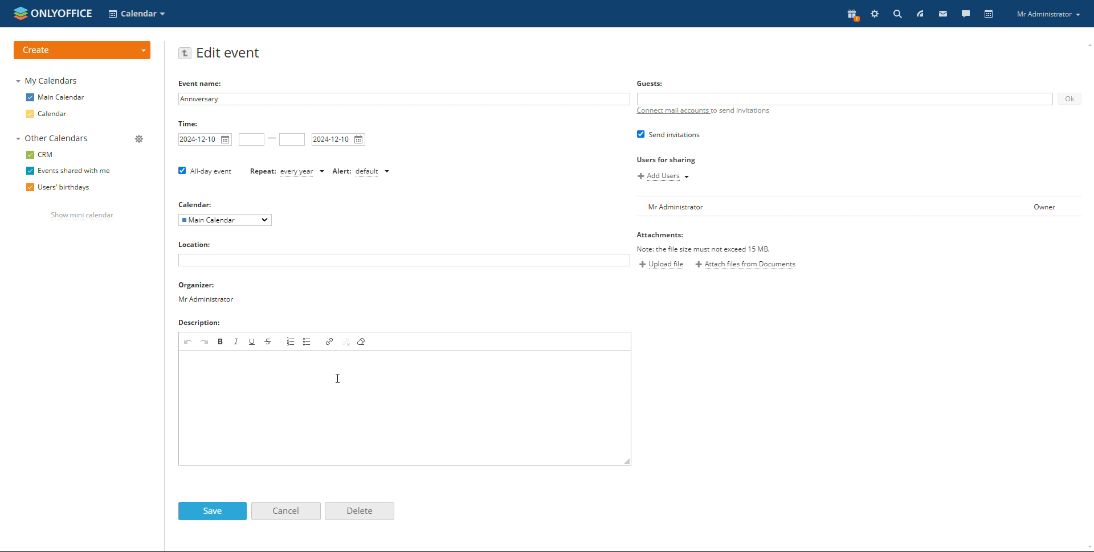 Image resolution: width=1094 pixels, height=552 pixels. What do you see at coordinates (403, 99) in the screenshot?
I see `add event name` at bounding box center [403, 99].